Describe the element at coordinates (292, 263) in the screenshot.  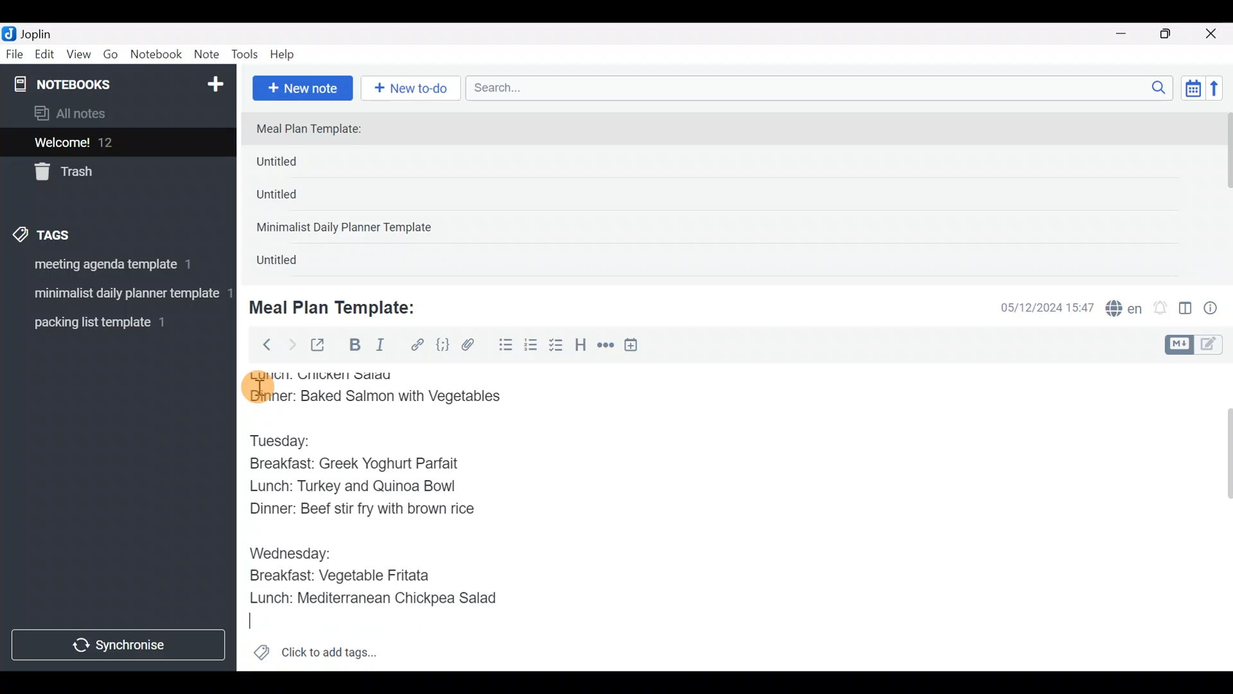
I see `Untitled` at that location.